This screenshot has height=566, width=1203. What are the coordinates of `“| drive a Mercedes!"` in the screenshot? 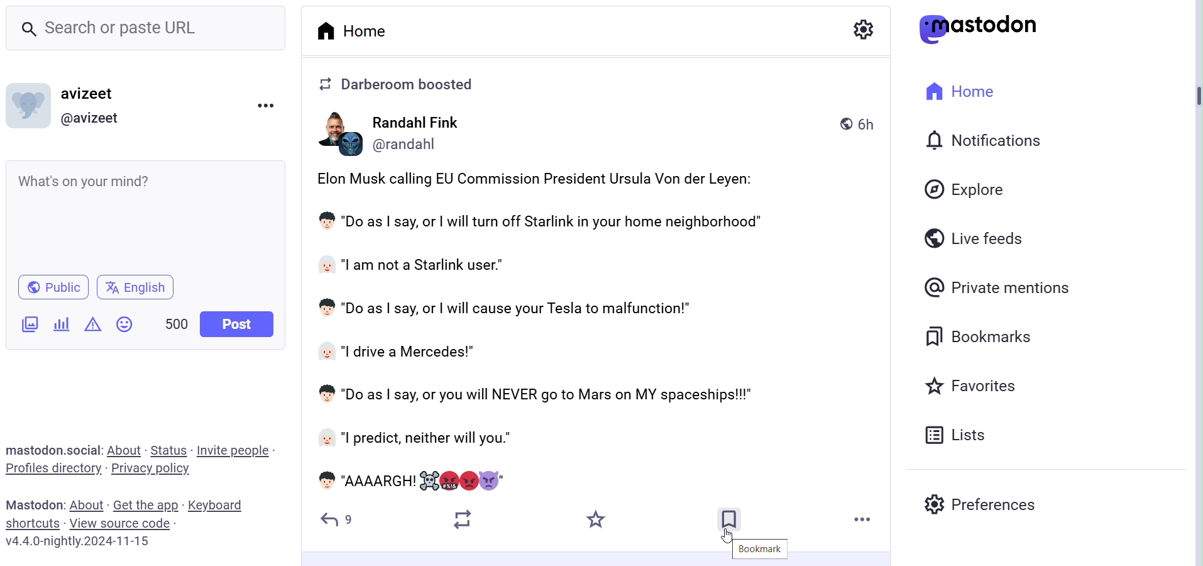 It's located at (400, 352).